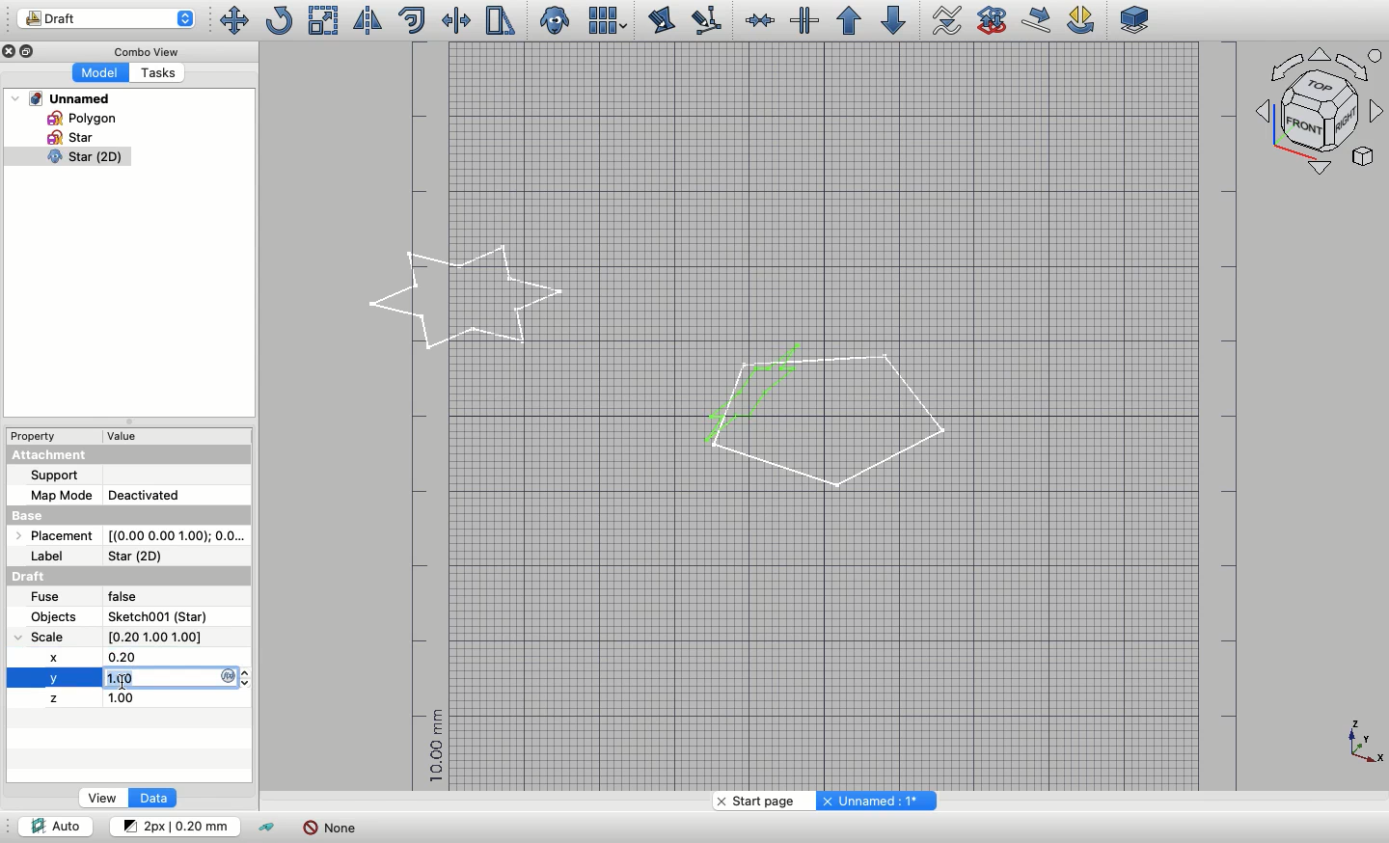 Image resolution: width=1389 pixels, height=843 pixels. What do you see at coordinates (54, 557) in the screenshot?
I see `Label` at bounding box center [54, 557].